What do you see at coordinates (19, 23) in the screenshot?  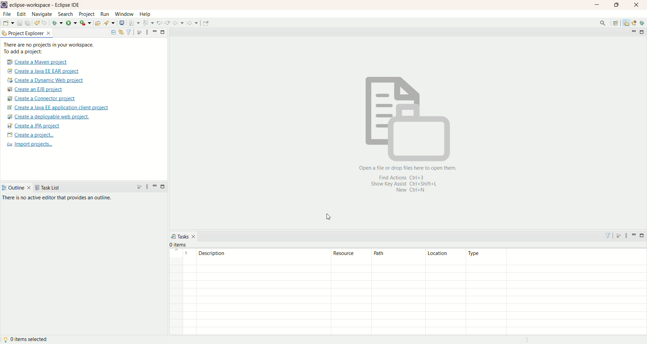 I see `save` at bounding box center [19, 23].